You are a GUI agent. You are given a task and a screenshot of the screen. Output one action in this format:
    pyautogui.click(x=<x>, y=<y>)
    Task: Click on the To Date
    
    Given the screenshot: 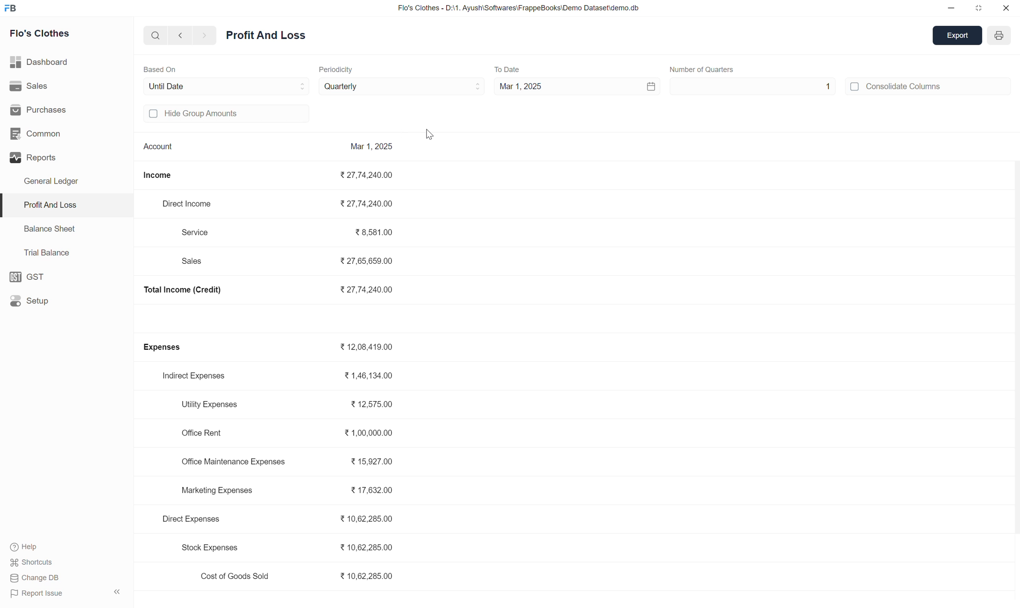 What is the action you would take?
    pyautogui.click(x=510, y=68)
    